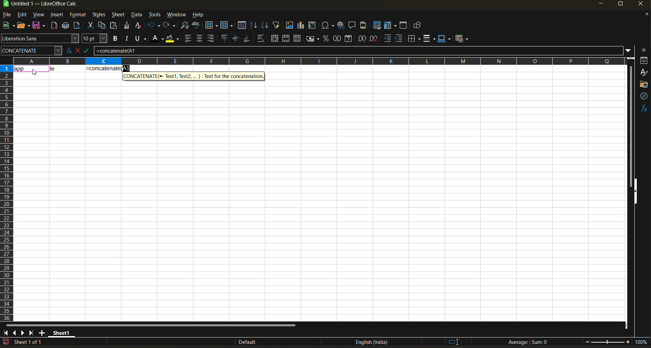  Describe the element at coordinates (414, 39) in the screenshot. I see `borders` at that location.